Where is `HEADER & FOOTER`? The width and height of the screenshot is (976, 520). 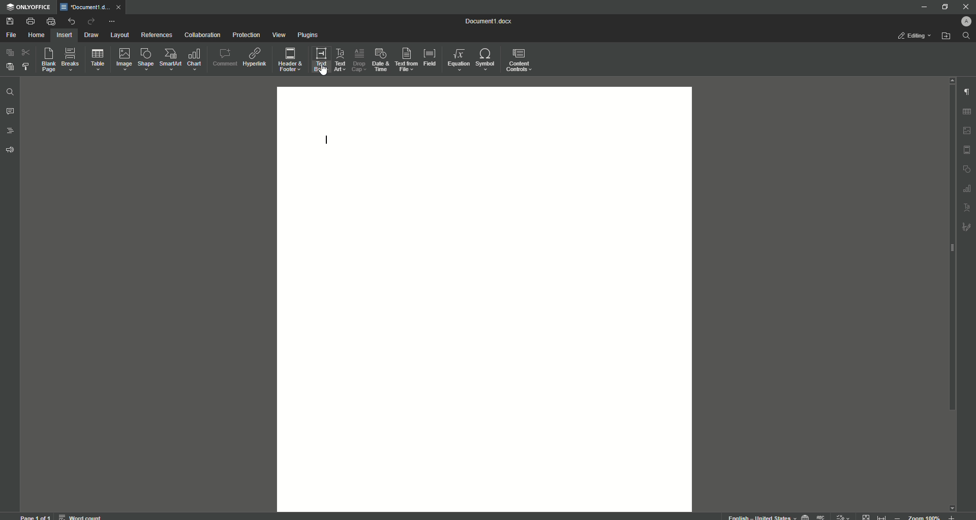 HEADER & FOOTER is located at coordinates (967, 150).